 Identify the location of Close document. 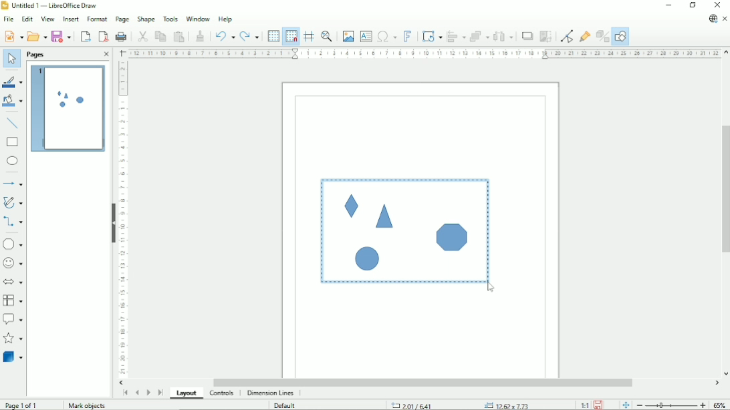
(725, 19).